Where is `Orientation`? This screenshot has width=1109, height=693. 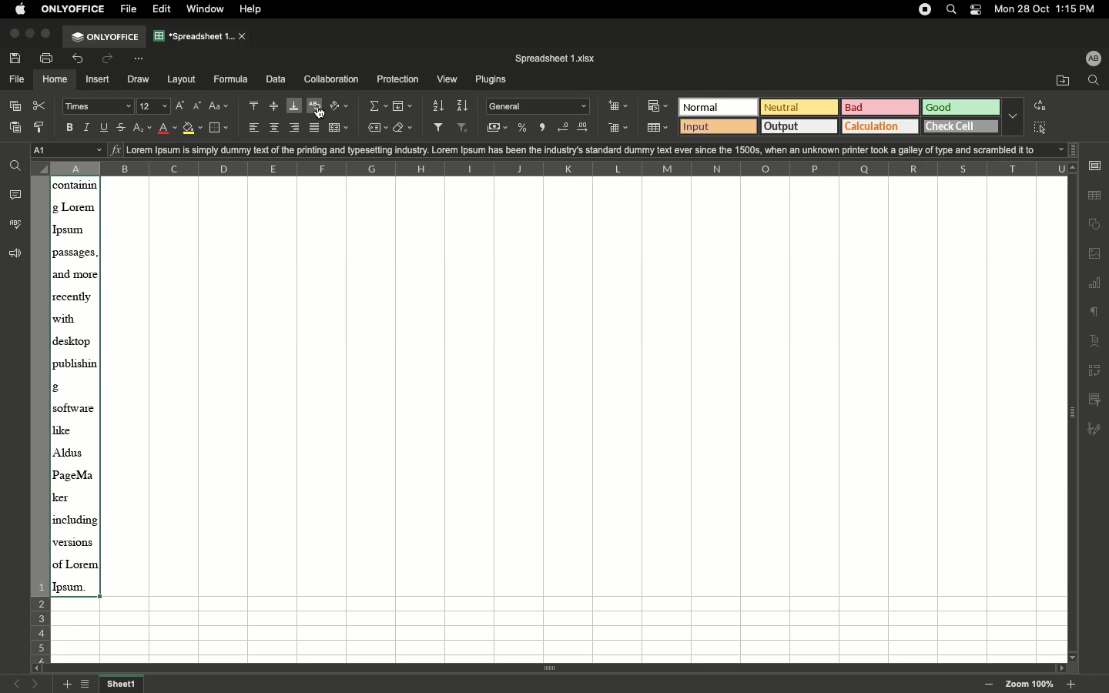
Orientation is located at coordinates (341, 107).